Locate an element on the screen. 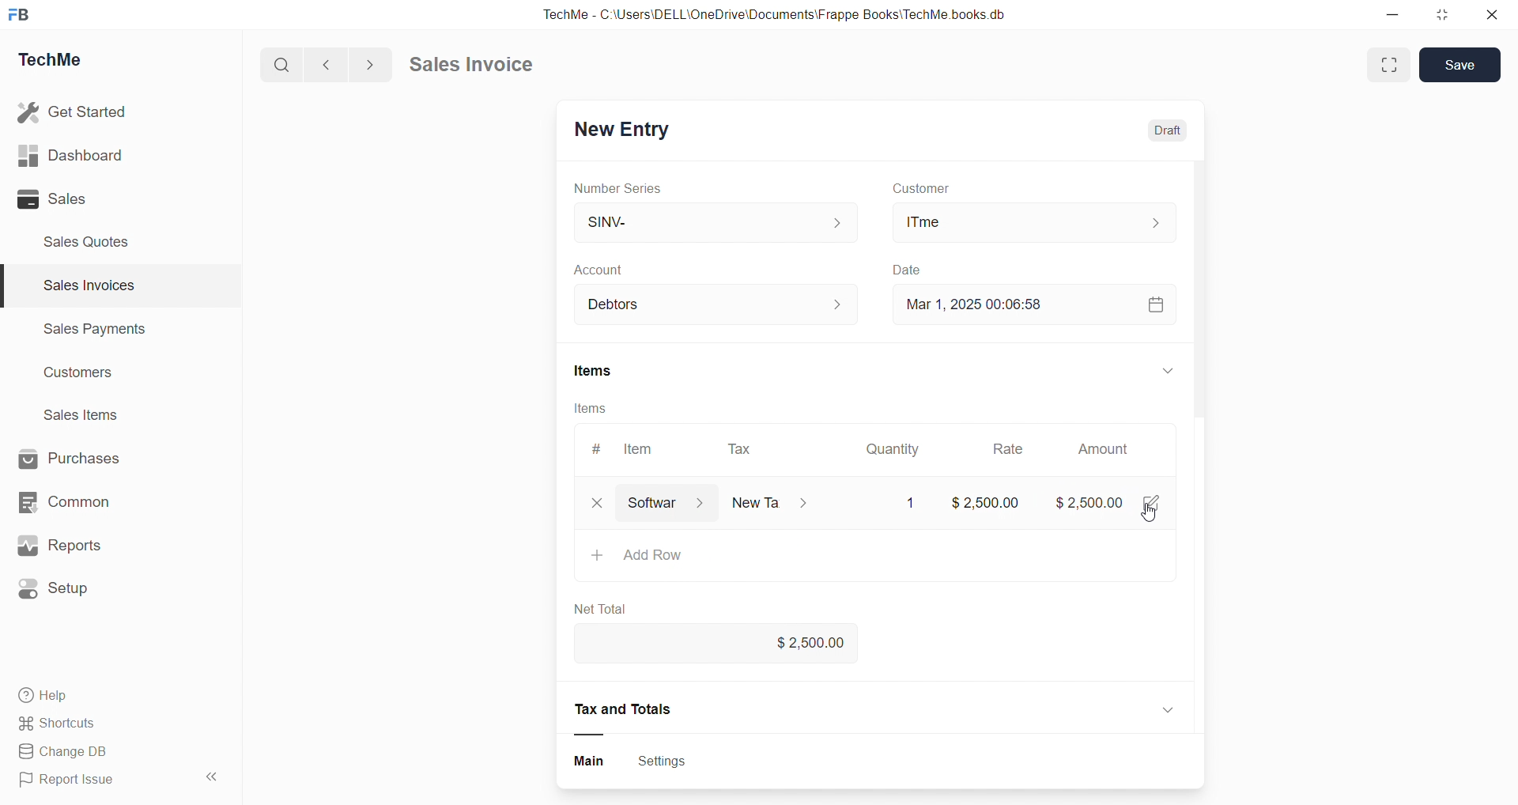 The width and height of the screenshot is (1518, 805). Search buton is located at coordinates (284, 65).